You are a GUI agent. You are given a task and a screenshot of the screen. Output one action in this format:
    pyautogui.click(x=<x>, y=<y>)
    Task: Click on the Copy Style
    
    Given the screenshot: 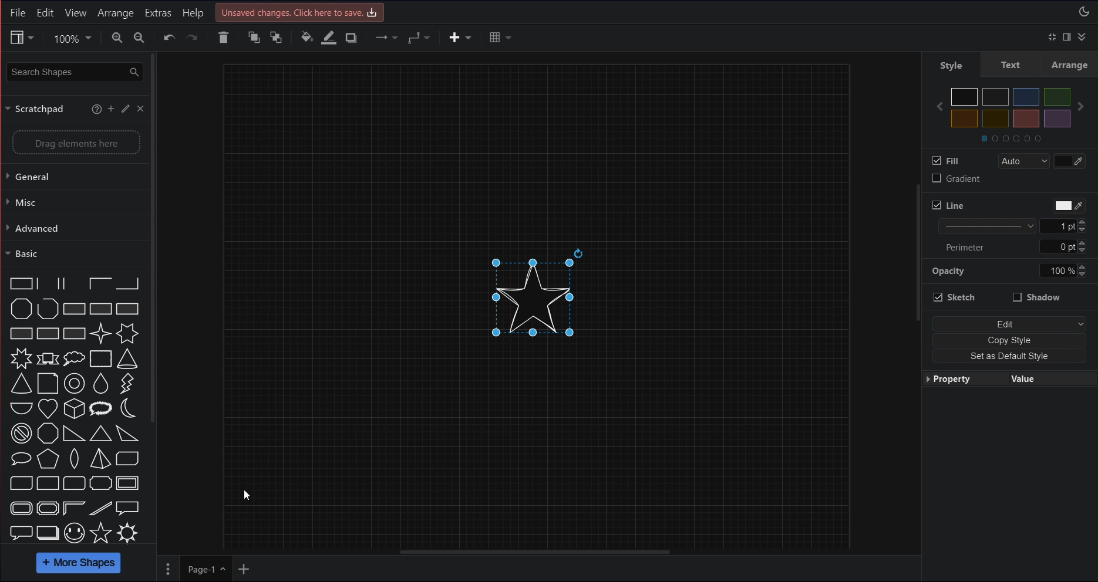 What is the action you would take?
    pyautogui.click(x=1009, y=340)
    